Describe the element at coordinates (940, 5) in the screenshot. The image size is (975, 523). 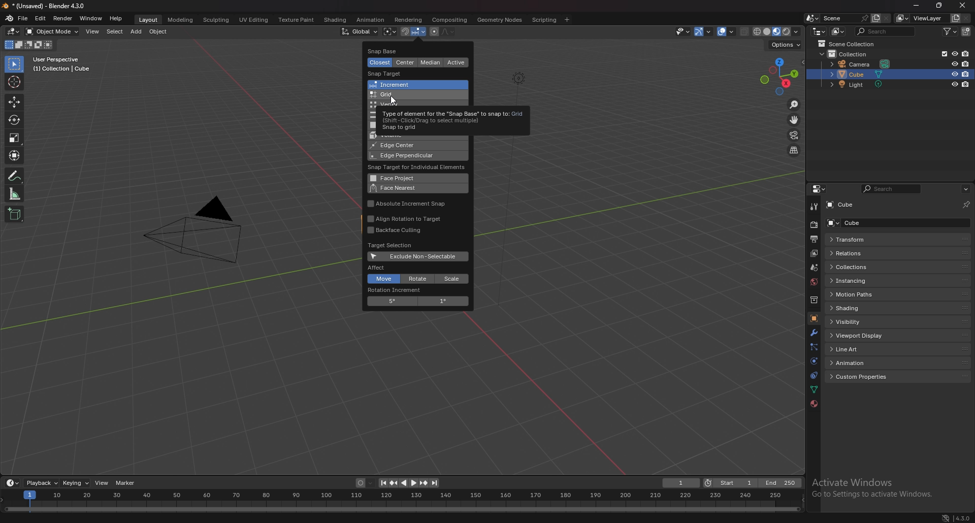
I see `resize` at that location.